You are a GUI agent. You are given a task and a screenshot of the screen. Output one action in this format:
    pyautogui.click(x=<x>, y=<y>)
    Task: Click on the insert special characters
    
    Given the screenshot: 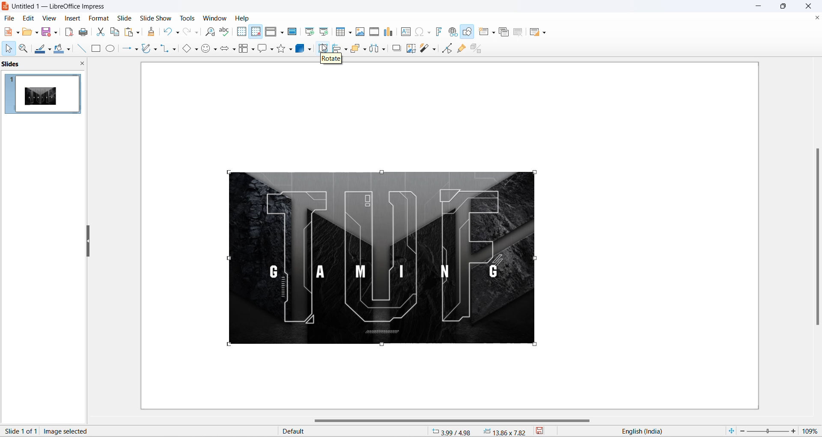 What is the action you would take?
    pyautogui.click(x=418, y=31)
    